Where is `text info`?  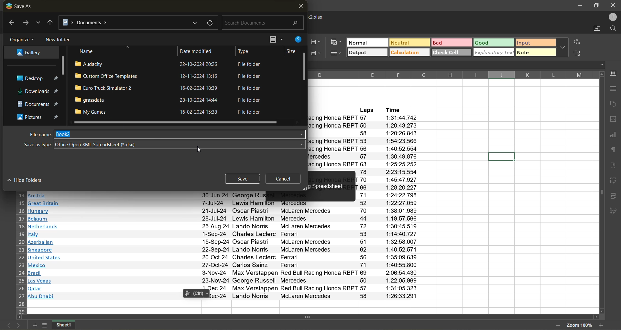
text info is located at coordinates (223, 203).